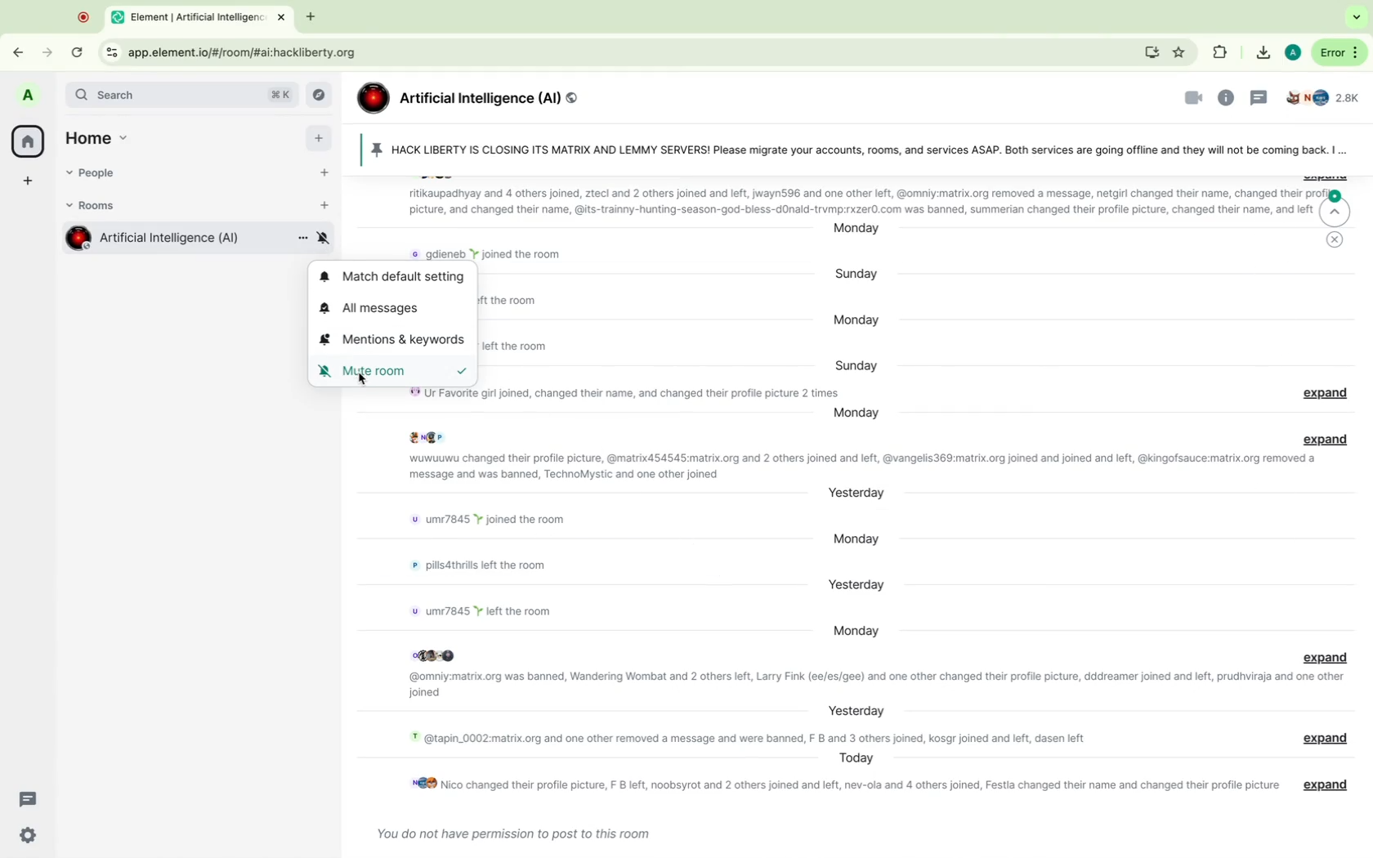 This screenshot has height=858, width=1373. I want to click on threads, so click(1260, 96).